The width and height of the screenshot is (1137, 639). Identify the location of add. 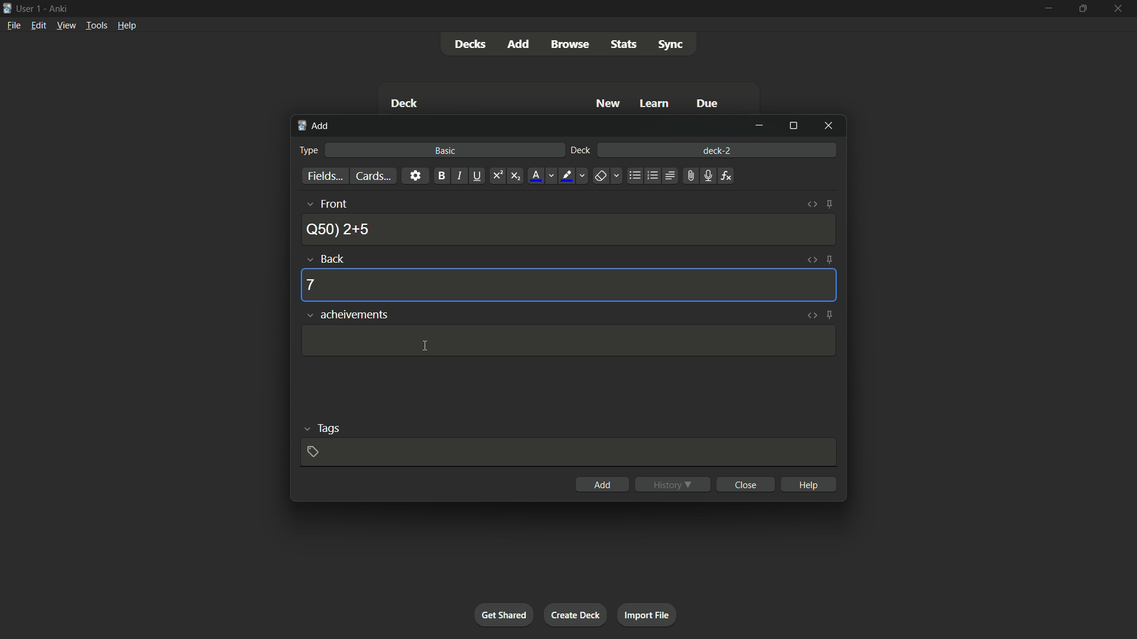
(602, 483).